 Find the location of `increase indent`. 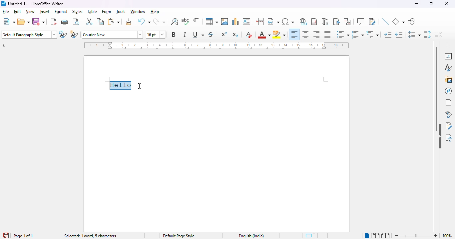

increase indent is located at coordinates (388, 35).